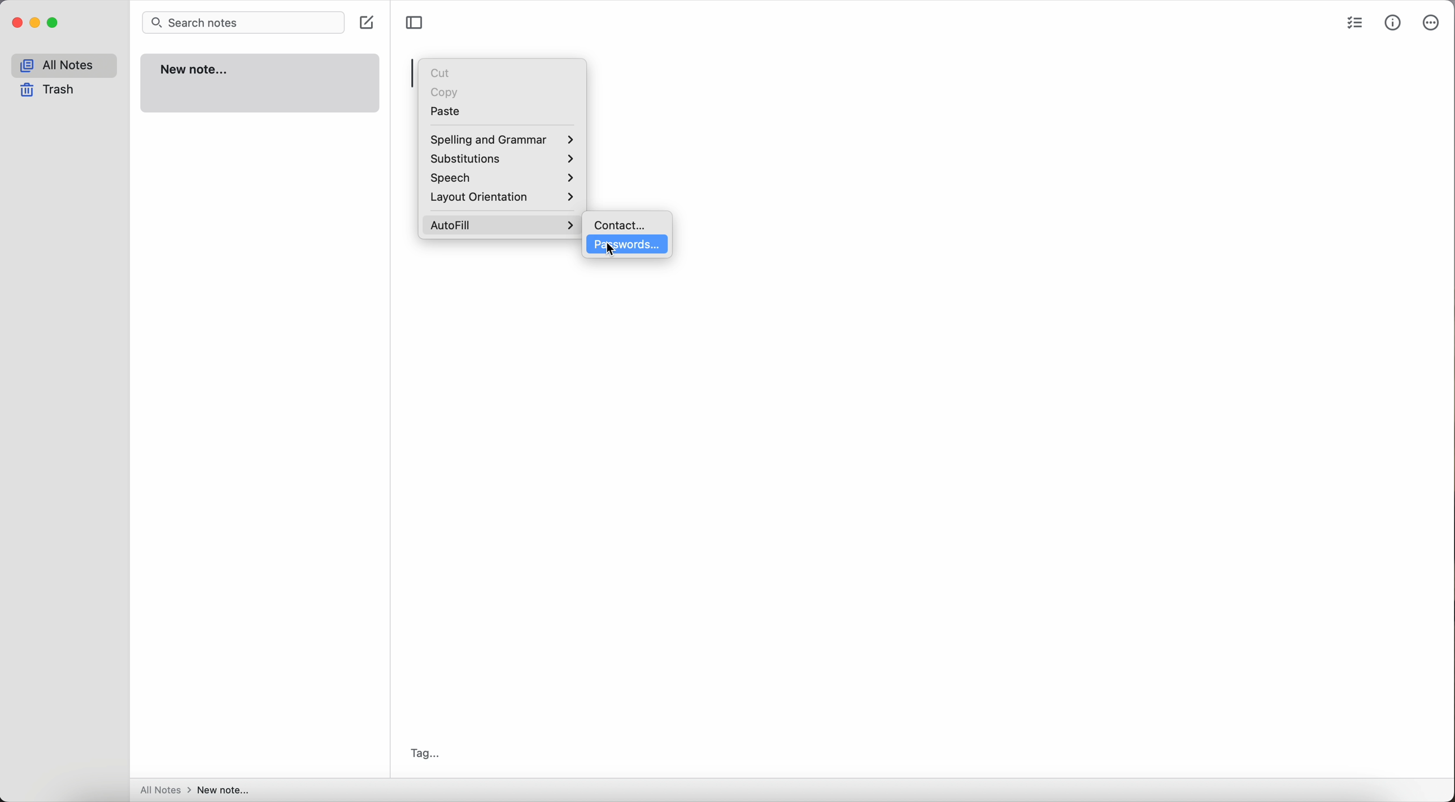 The width and height of the screenshot is (1455, 802). Describe the element at coordinates (242, 23) in the screenshot. I see `search bar` at that location.